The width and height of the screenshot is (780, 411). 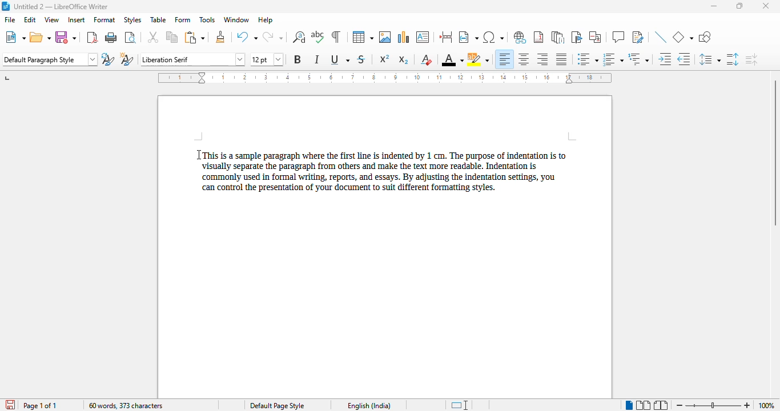 What do you see at coordinates (765, 6) in the screenshot?
I see `close` at bounding box center [765, 6].